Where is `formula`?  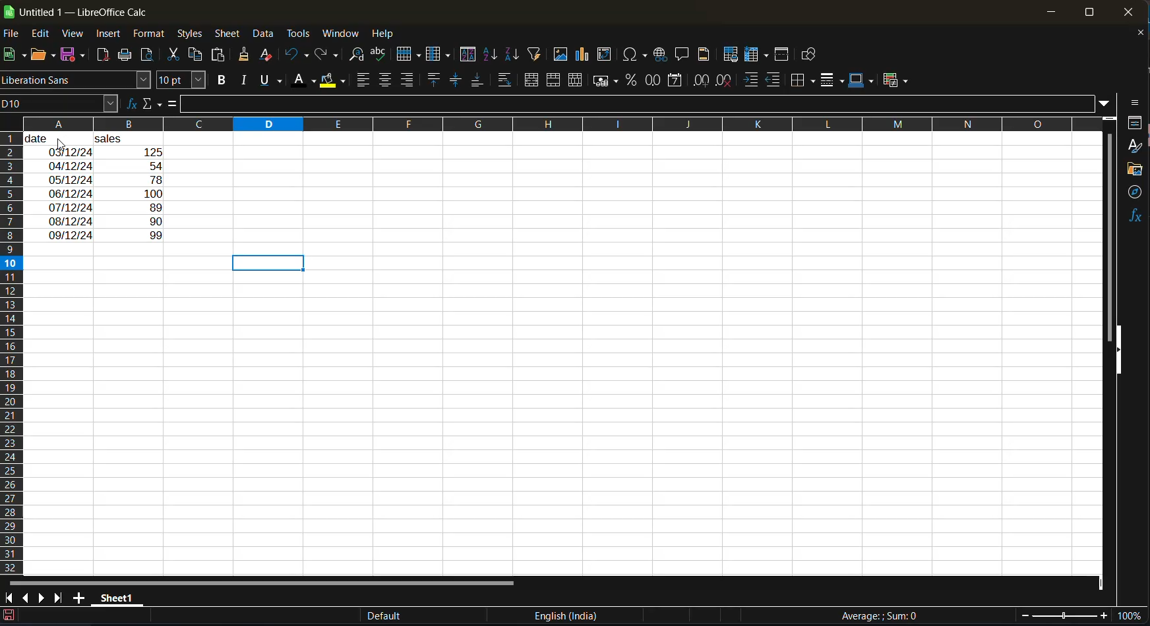 formula is located at coordinates (884, 615).